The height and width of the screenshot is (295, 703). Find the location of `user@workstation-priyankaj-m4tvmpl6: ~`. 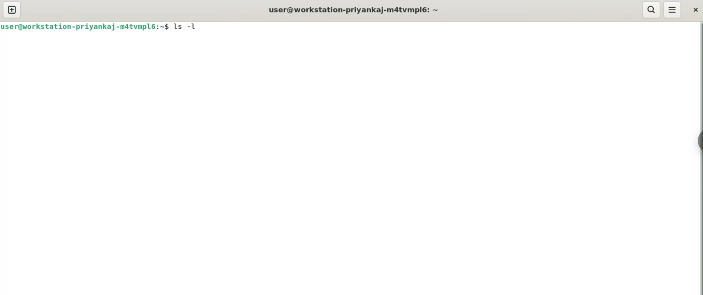

user@workstation-priyankaj-m4tvmpl6: ~ is located at coordinates (356, 10).